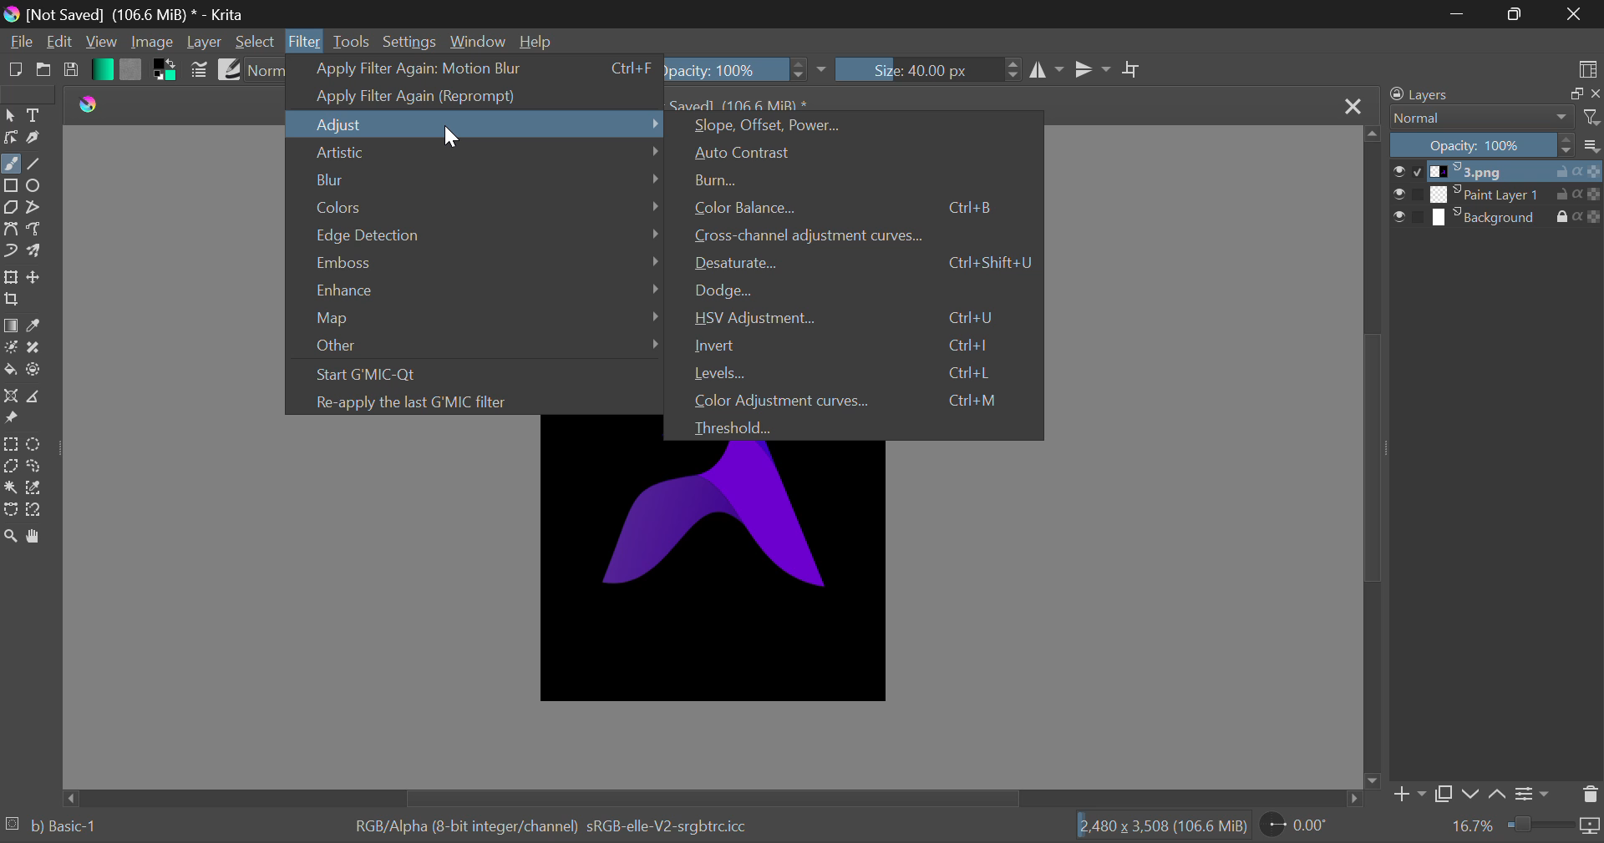 The height and width of the screenshot is (843, 1604). Describe the element at coordinates (712, 576) in the screenshot. I see `image in workspace` at that location.